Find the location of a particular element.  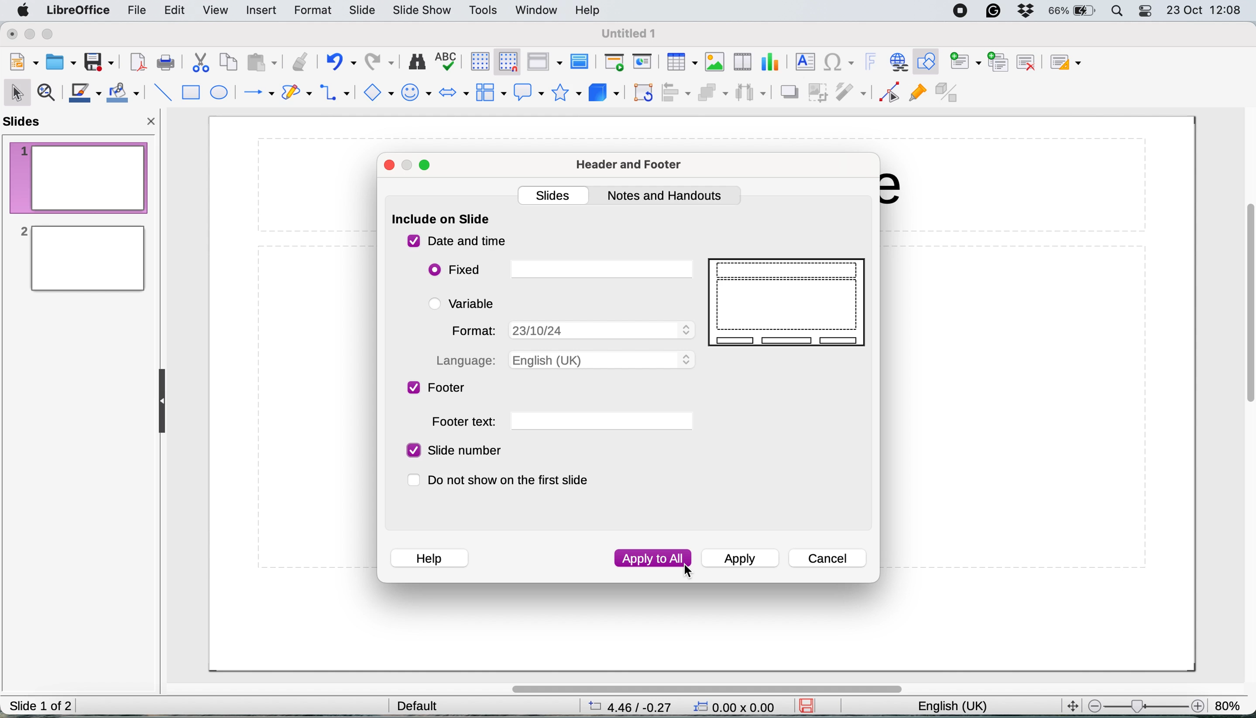

snap to grid is located at coordinates (504, 61).